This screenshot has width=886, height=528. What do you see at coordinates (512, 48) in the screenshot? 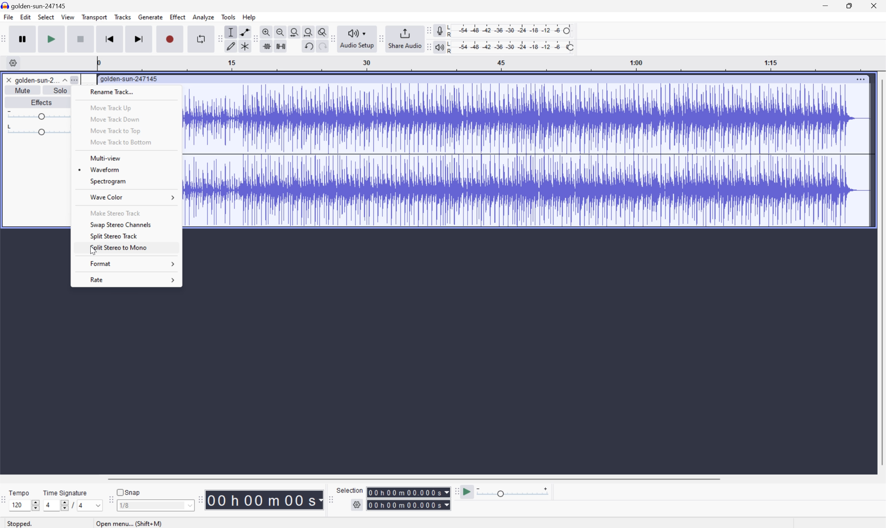
I see `Playback level: 100%` at bounding box center [512, 48].